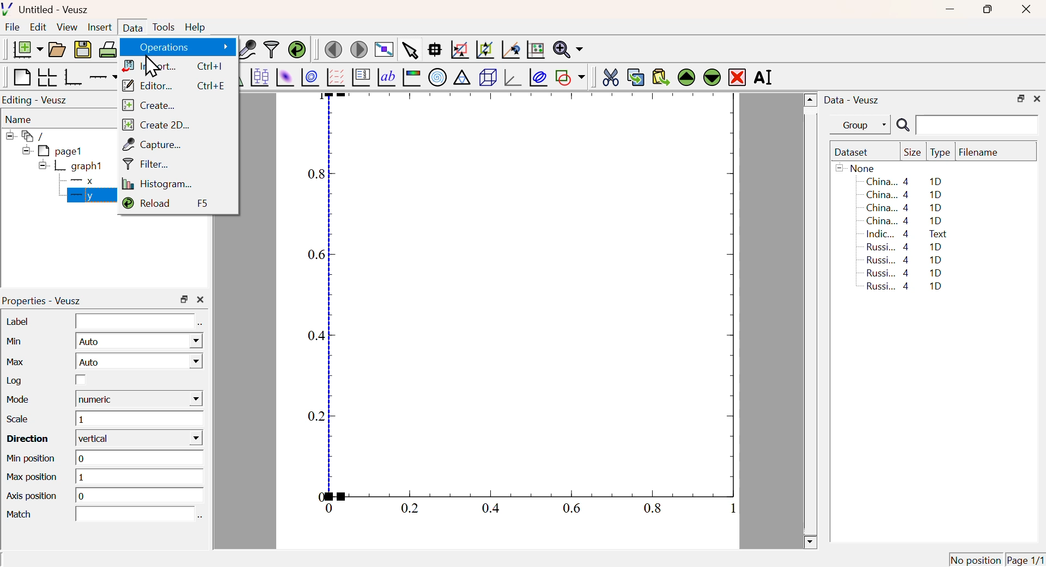  Describe the element at coordinates (29, 439) in the screenshot. I see `Direction` at that location.